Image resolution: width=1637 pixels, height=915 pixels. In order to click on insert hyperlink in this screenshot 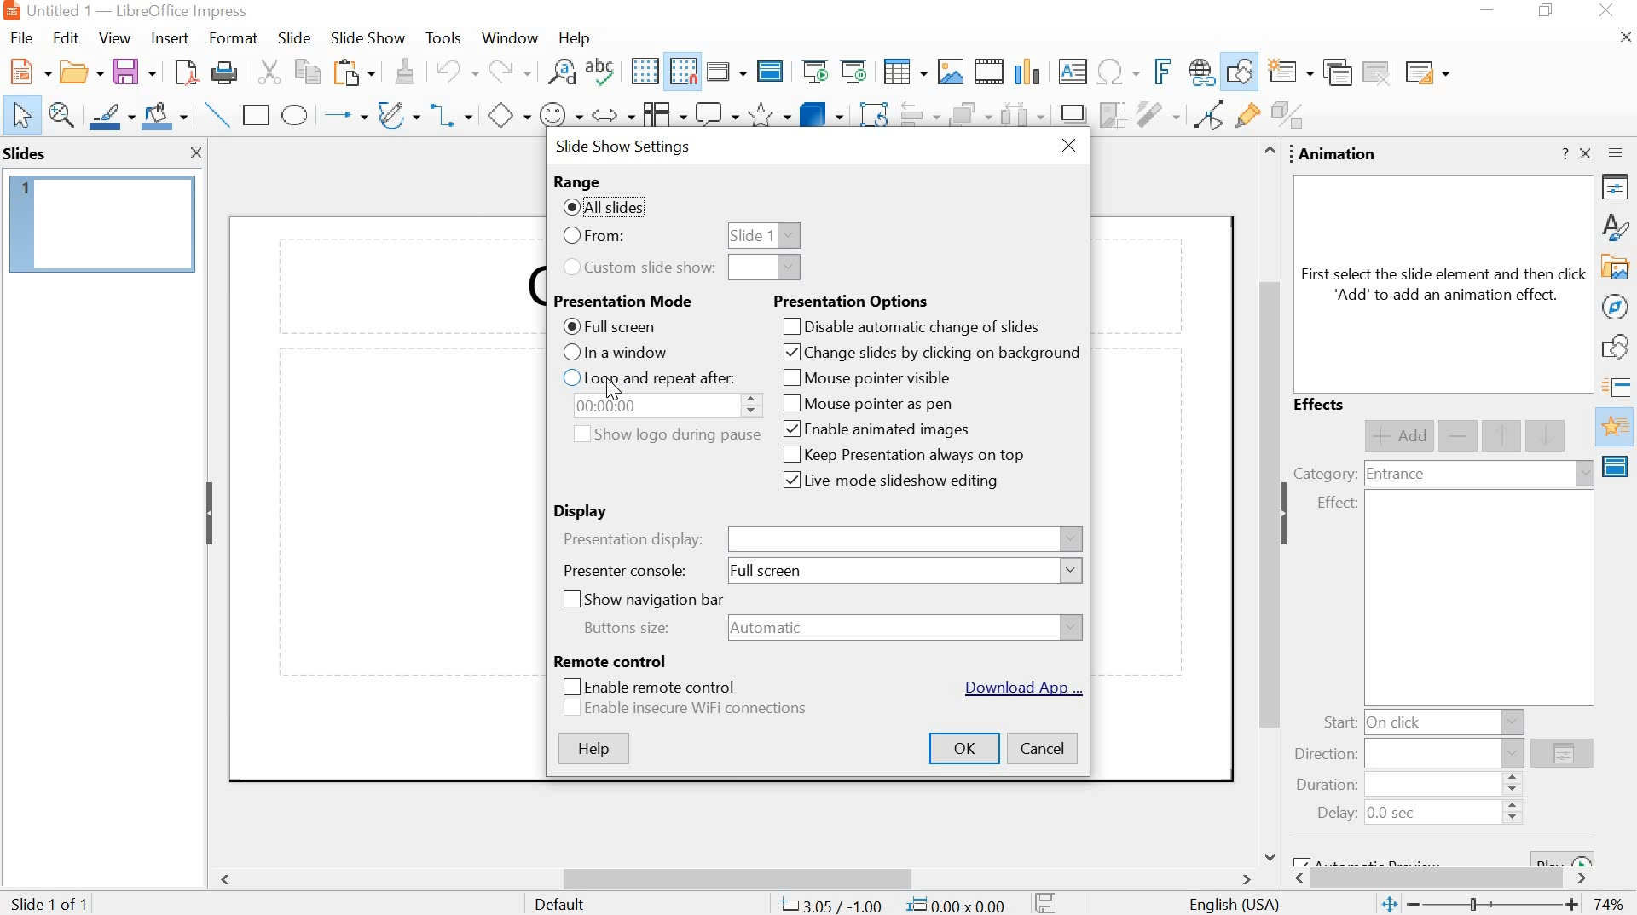, I will do `click(1200, 73)`.